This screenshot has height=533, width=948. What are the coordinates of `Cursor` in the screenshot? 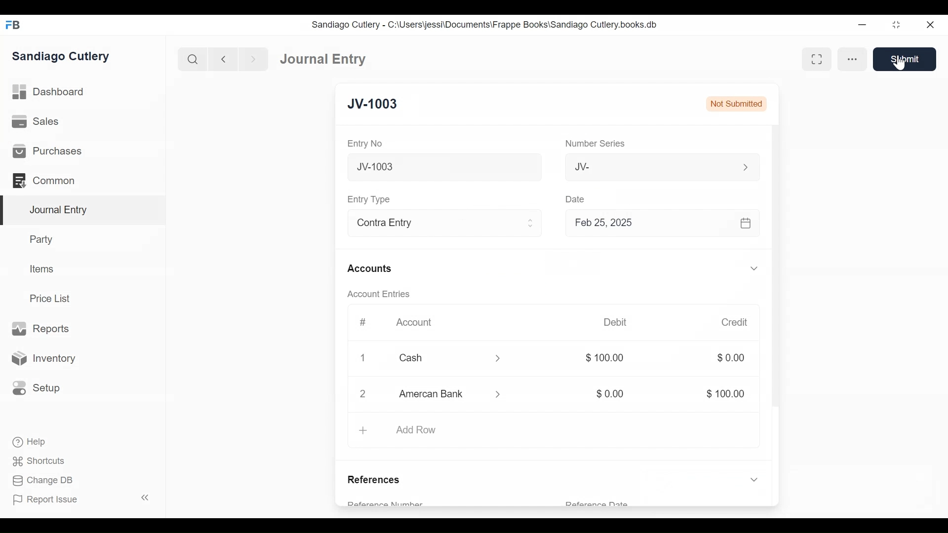 It's located at (901, 61).